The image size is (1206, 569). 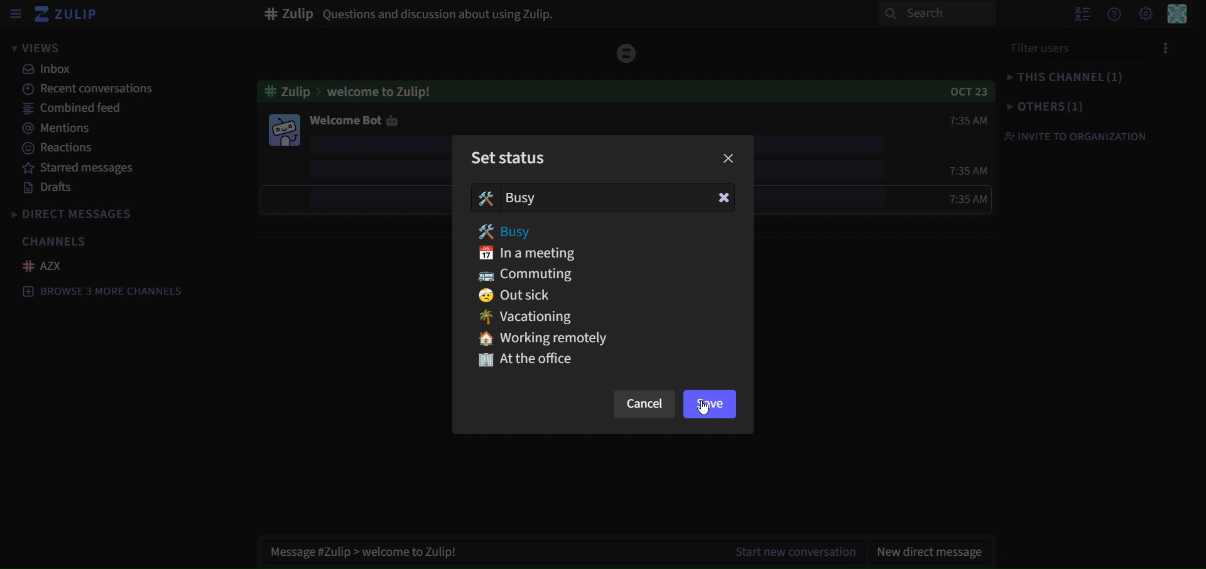 I want to click on welcome bot, so click(x=353, y=121).